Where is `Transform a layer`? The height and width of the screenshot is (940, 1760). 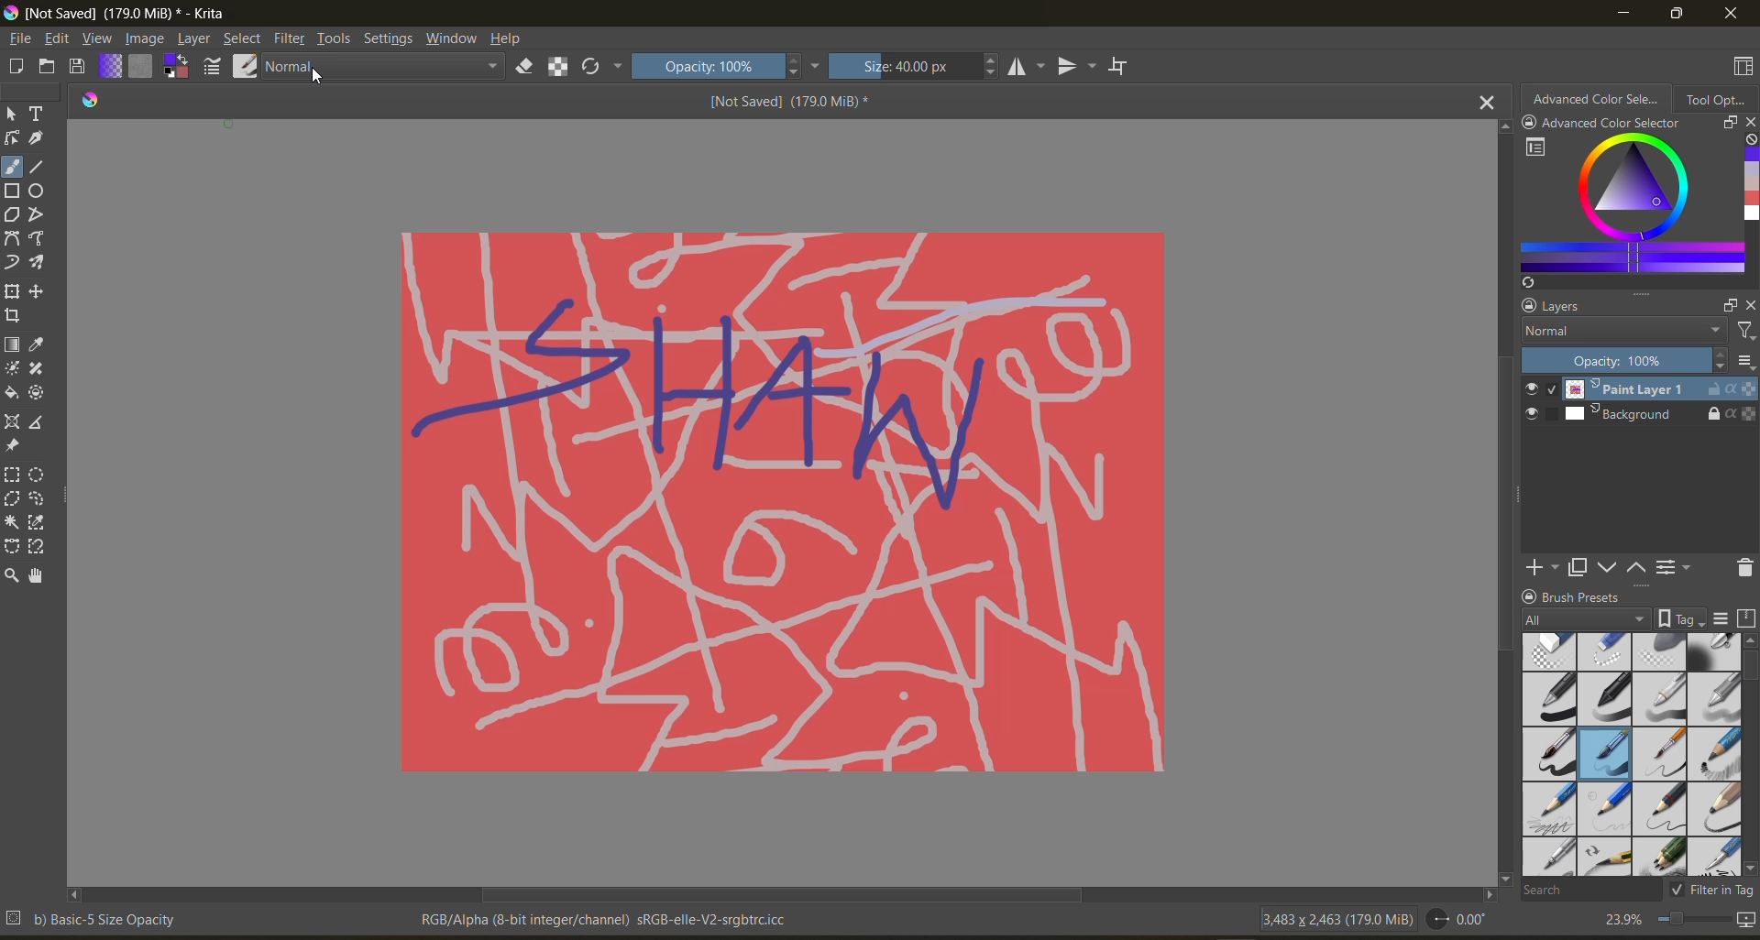
Transform a layer is located at coordinates (12, 290).